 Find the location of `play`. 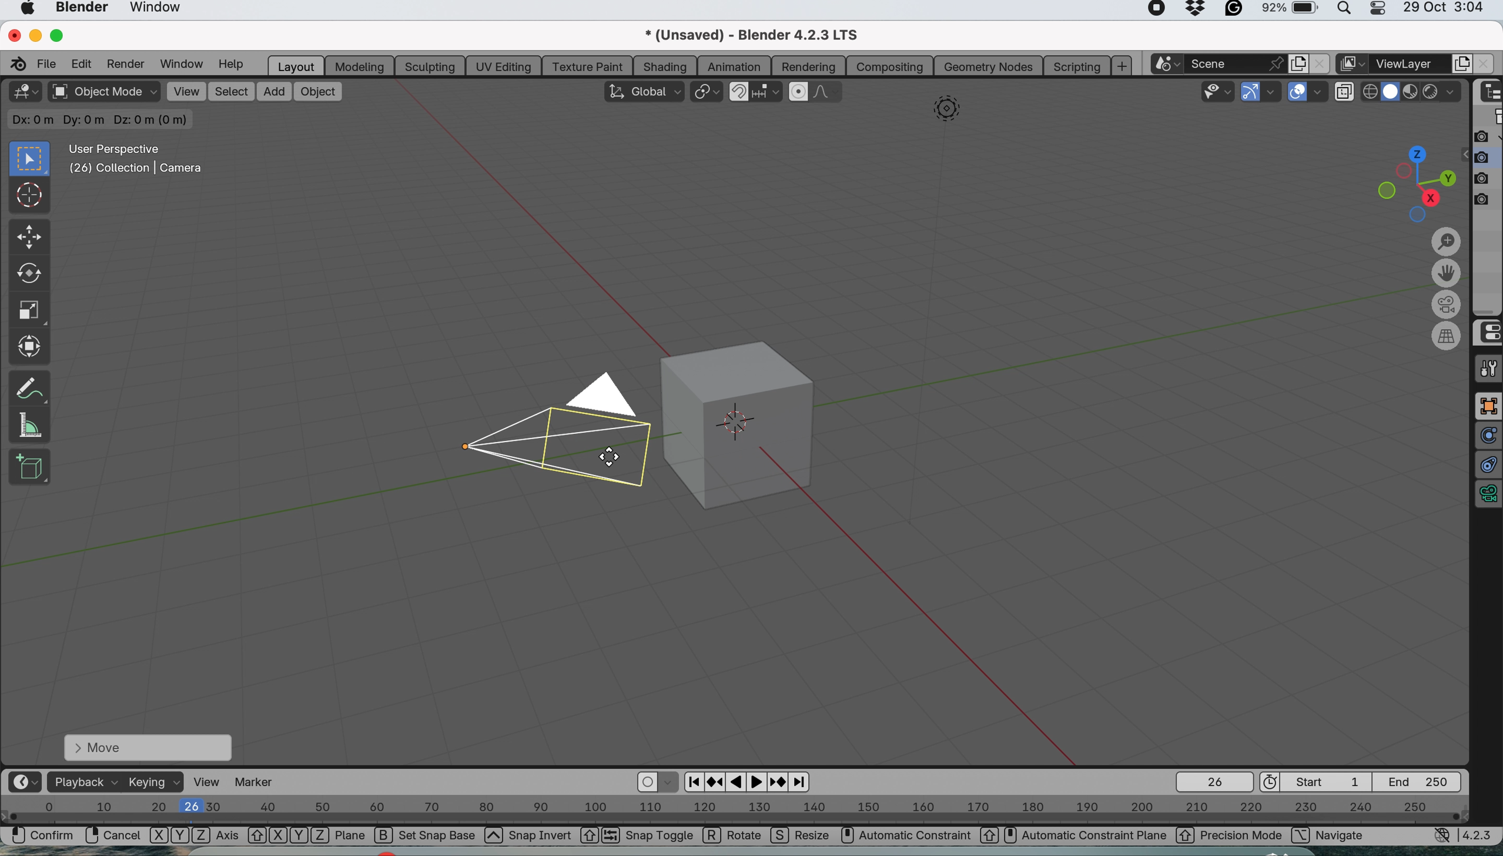

play is located at coordinates (758, 781).